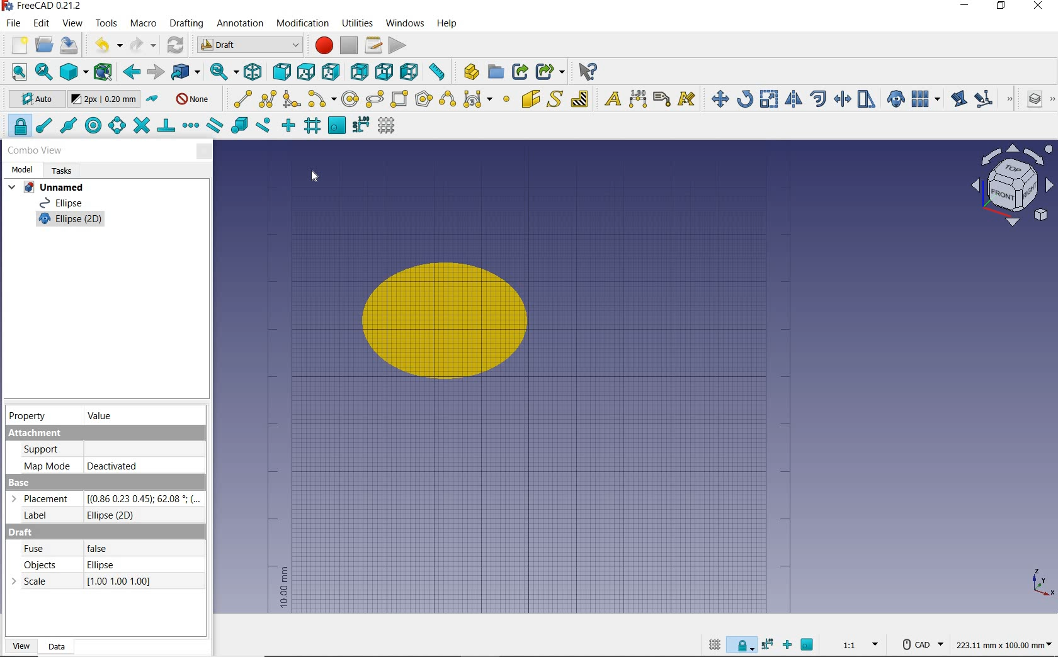 Image resolution: width=1058 pixels, height=657 pixels. What do you see at coordinates (117, 127) in the screenshot?
I see `snap angle` at bounding box center [117, 127].